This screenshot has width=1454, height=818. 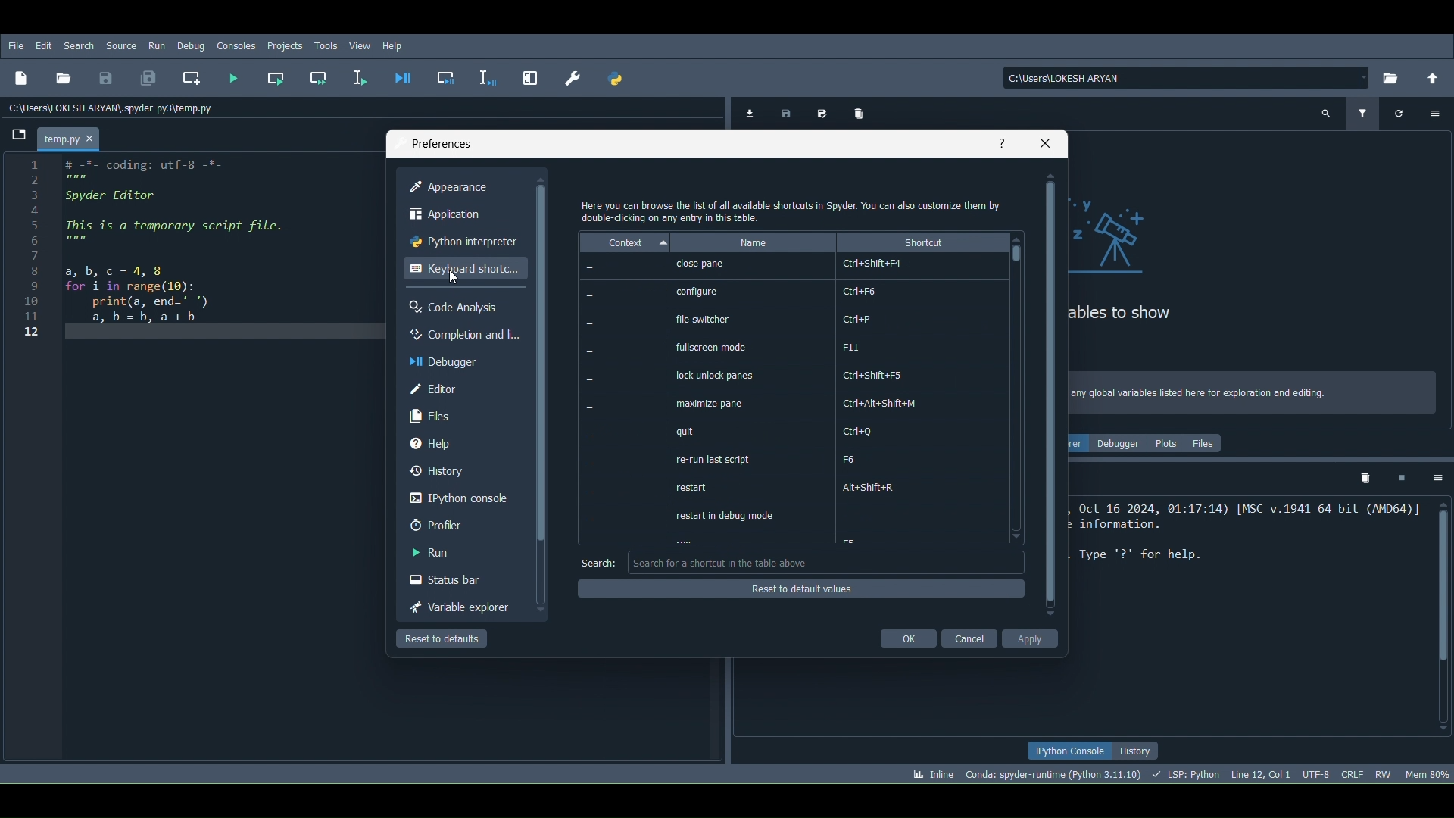 I want to click on Debugger, so click(x=1116, y=441).